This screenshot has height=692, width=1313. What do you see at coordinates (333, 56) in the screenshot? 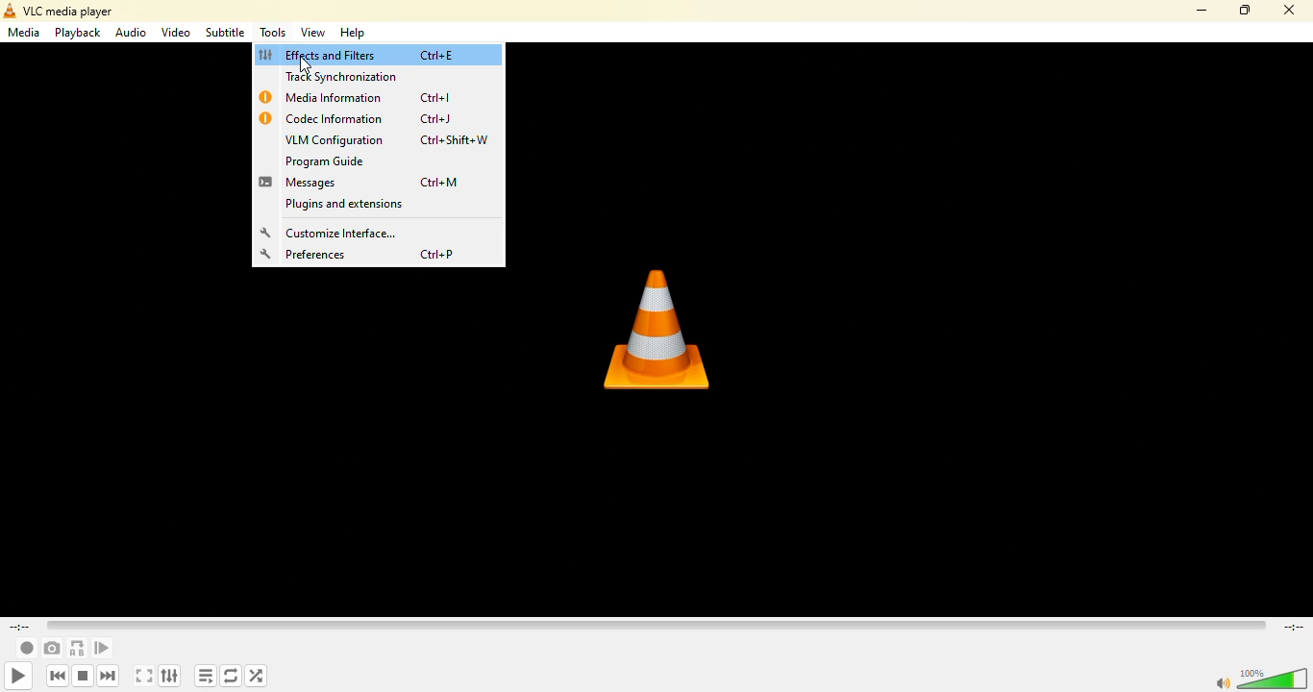
I see `effects and filters` at bounding box center [333, 56].